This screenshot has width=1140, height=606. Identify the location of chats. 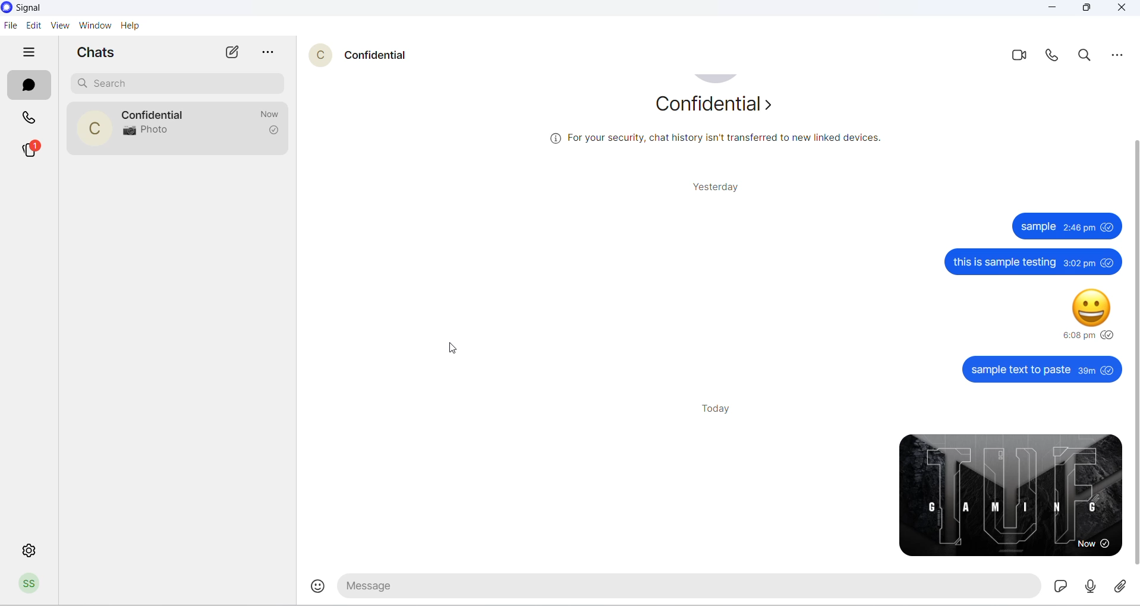
(26, 86).